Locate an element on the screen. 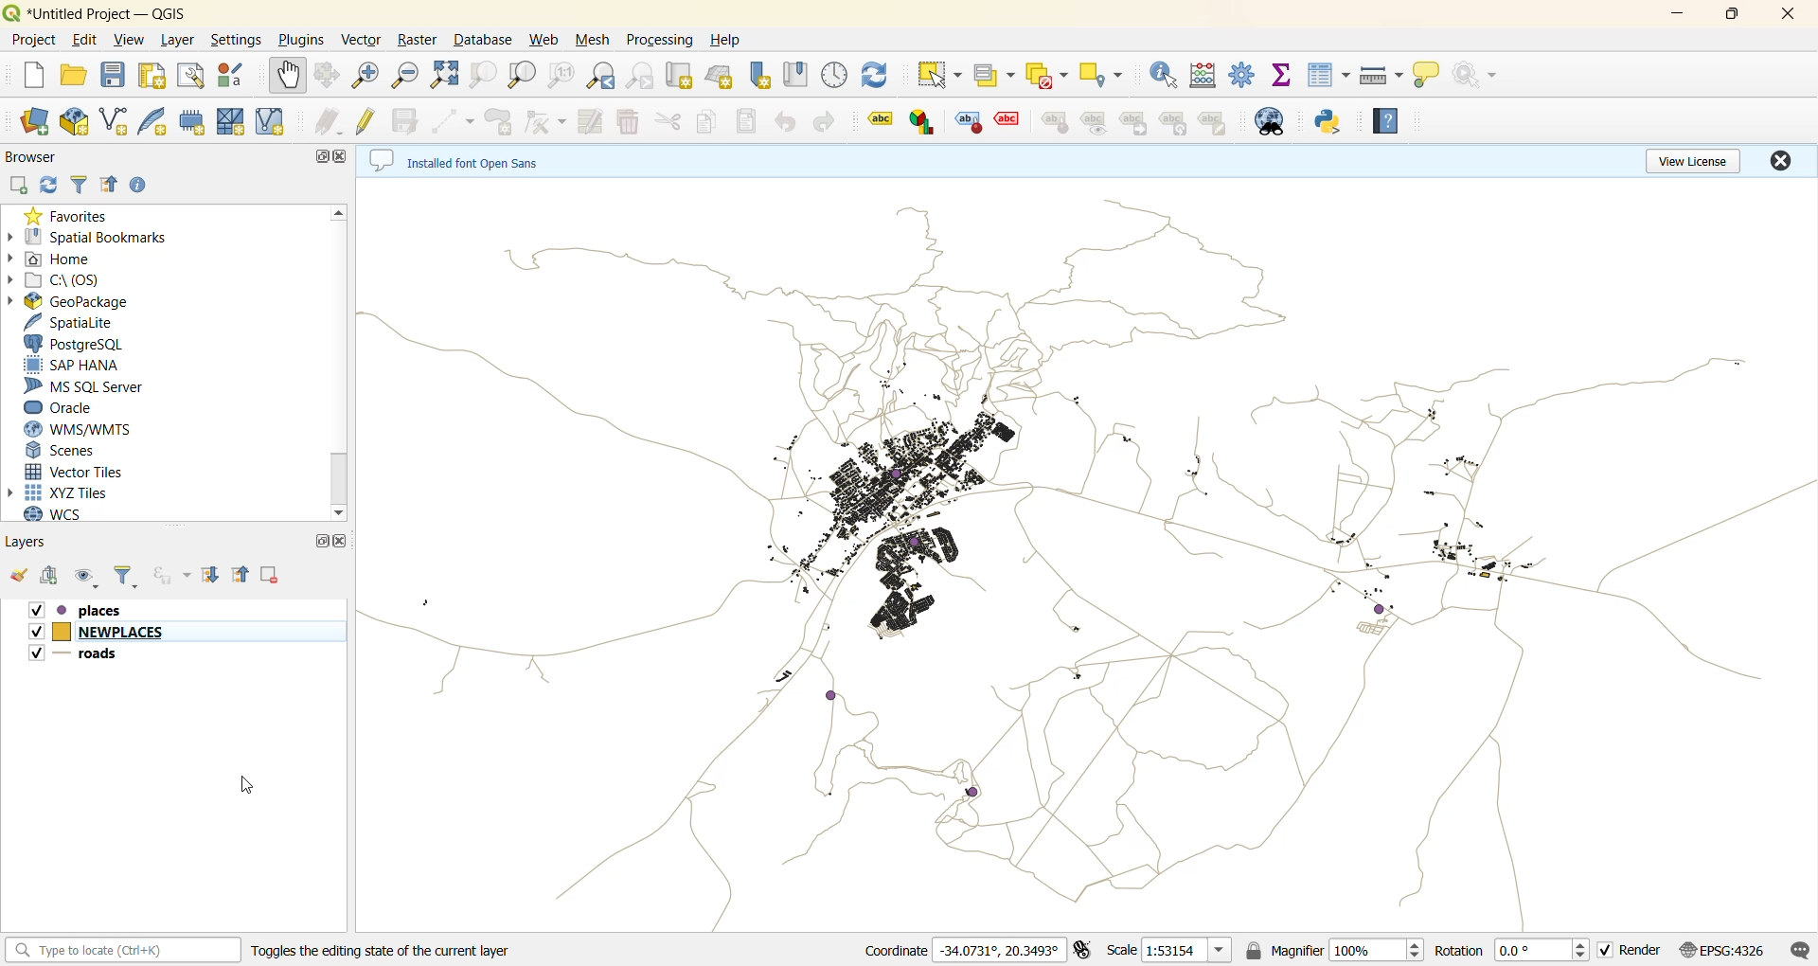 The image size is (1818, 966). filter is located at coordinates (122, 579).